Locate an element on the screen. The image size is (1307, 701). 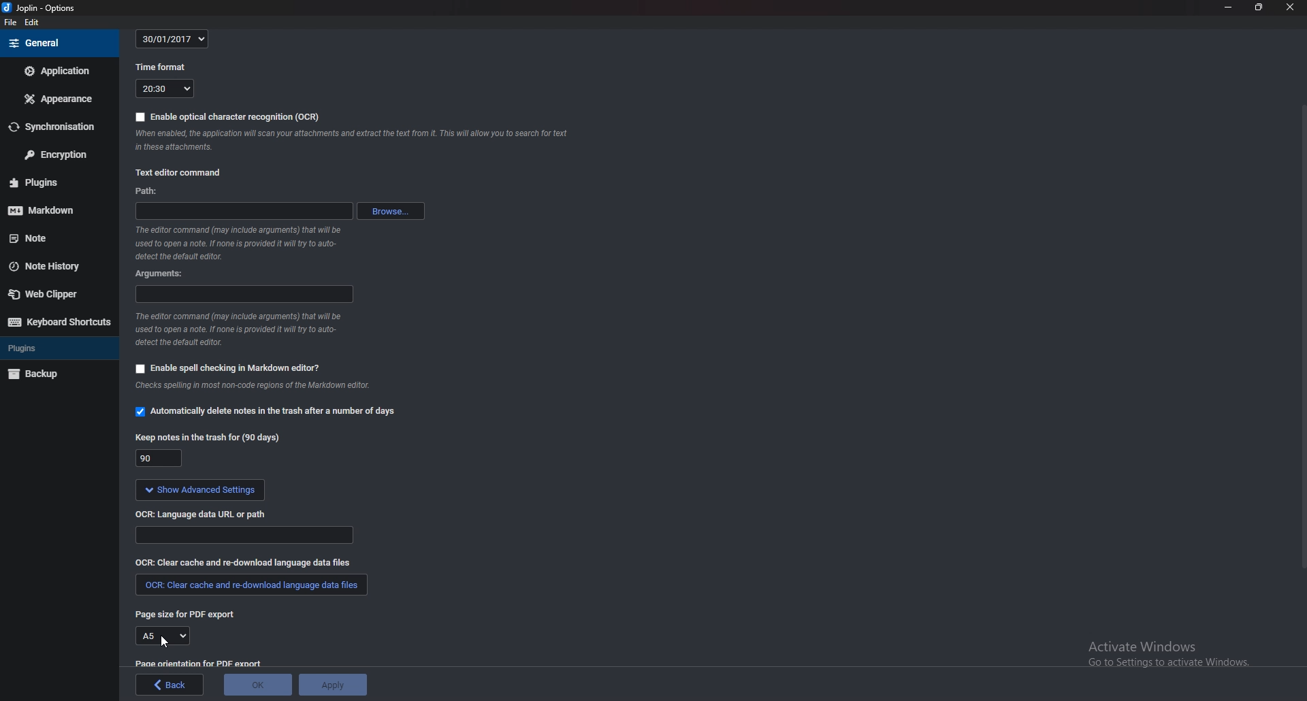
Info on ocr is located at coordinates (354, 142).